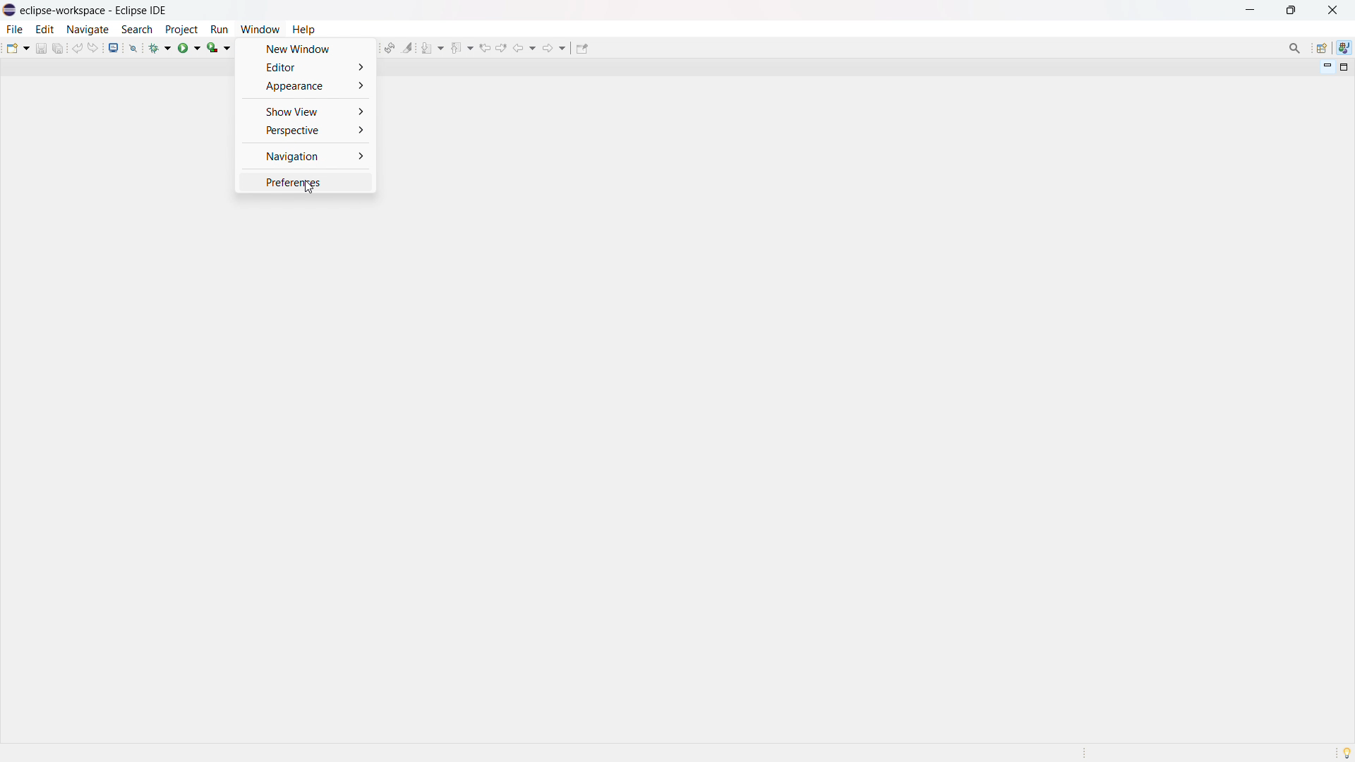 Image resolution: width=1355 pixels, height=762 pixels. What do you see at coordinates (1344, 67) in the screenshot?
I see `maximize view` at bounding box center [1344, 67].